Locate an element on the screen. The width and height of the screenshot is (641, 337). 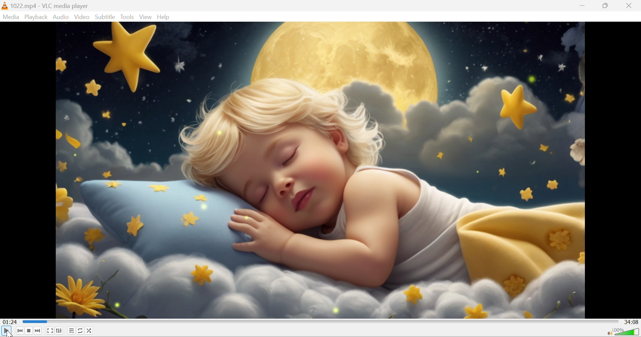
Subtitle is located at coordinates (105, 17).